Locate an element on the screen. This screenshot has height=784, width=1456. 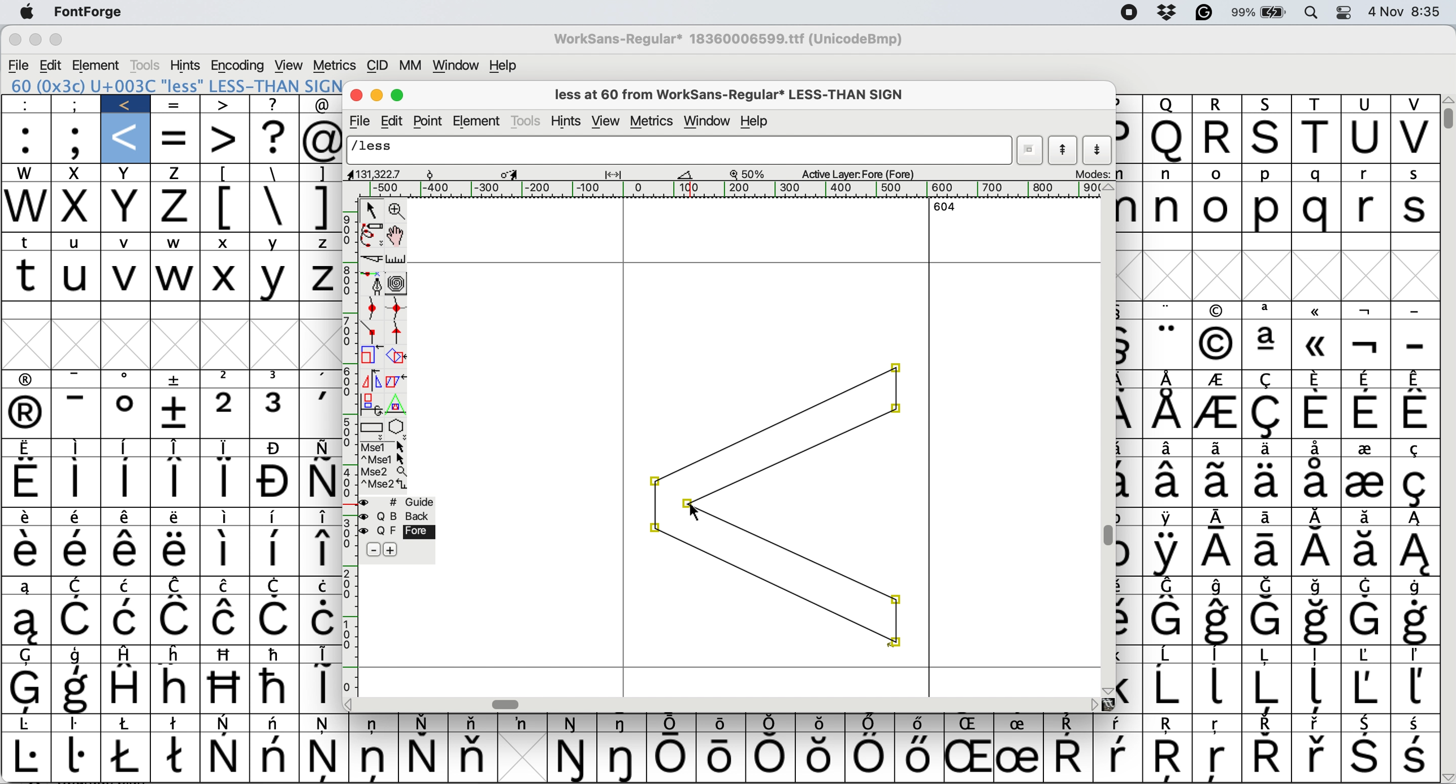
Symbol is located at coordinates (29, 724).